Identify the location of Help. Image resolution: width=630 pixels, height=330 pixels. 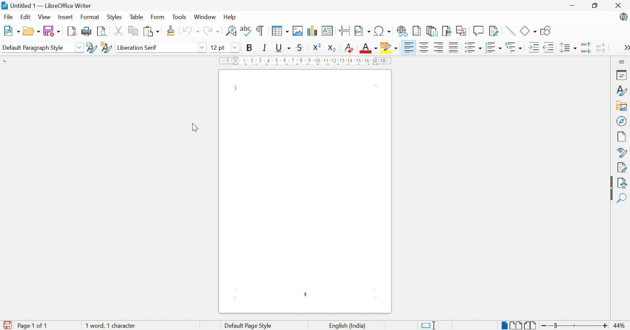
(230, 17).